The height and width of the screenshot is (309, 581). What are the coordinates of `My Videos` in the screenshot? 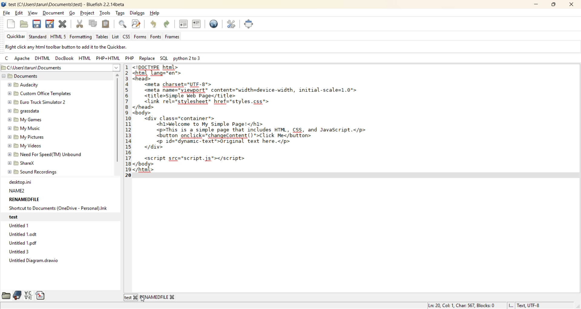 It's located at (23, 145).